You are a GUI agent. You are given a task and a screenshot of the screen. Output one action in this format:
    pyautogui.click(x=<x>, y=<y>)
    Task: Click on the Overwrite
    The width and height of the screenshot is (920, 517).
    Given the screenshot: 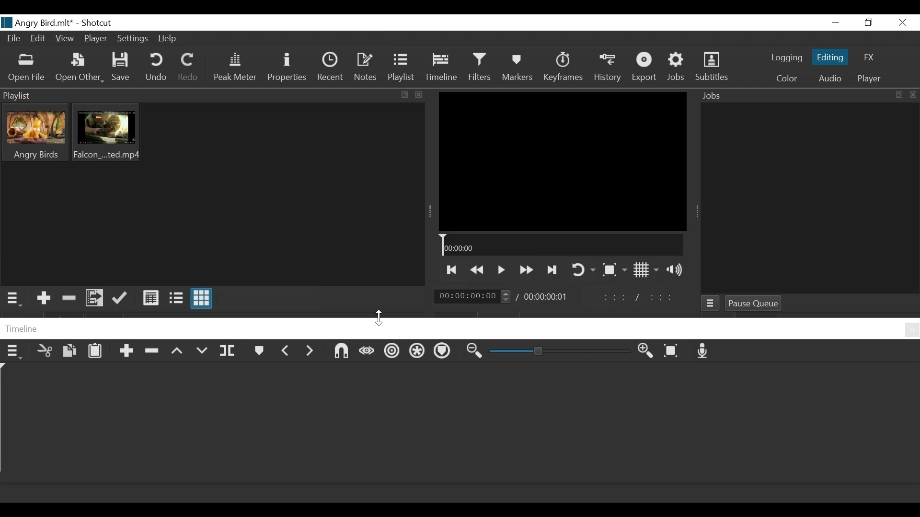 What is the action you would take?
    pyautogui.click(x=202, y=354)
    